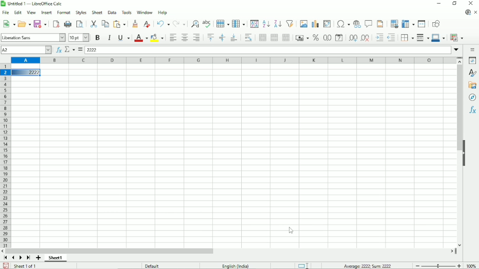 The image size is (479, 269). I want to click on Zoom in, so click(459, 265).